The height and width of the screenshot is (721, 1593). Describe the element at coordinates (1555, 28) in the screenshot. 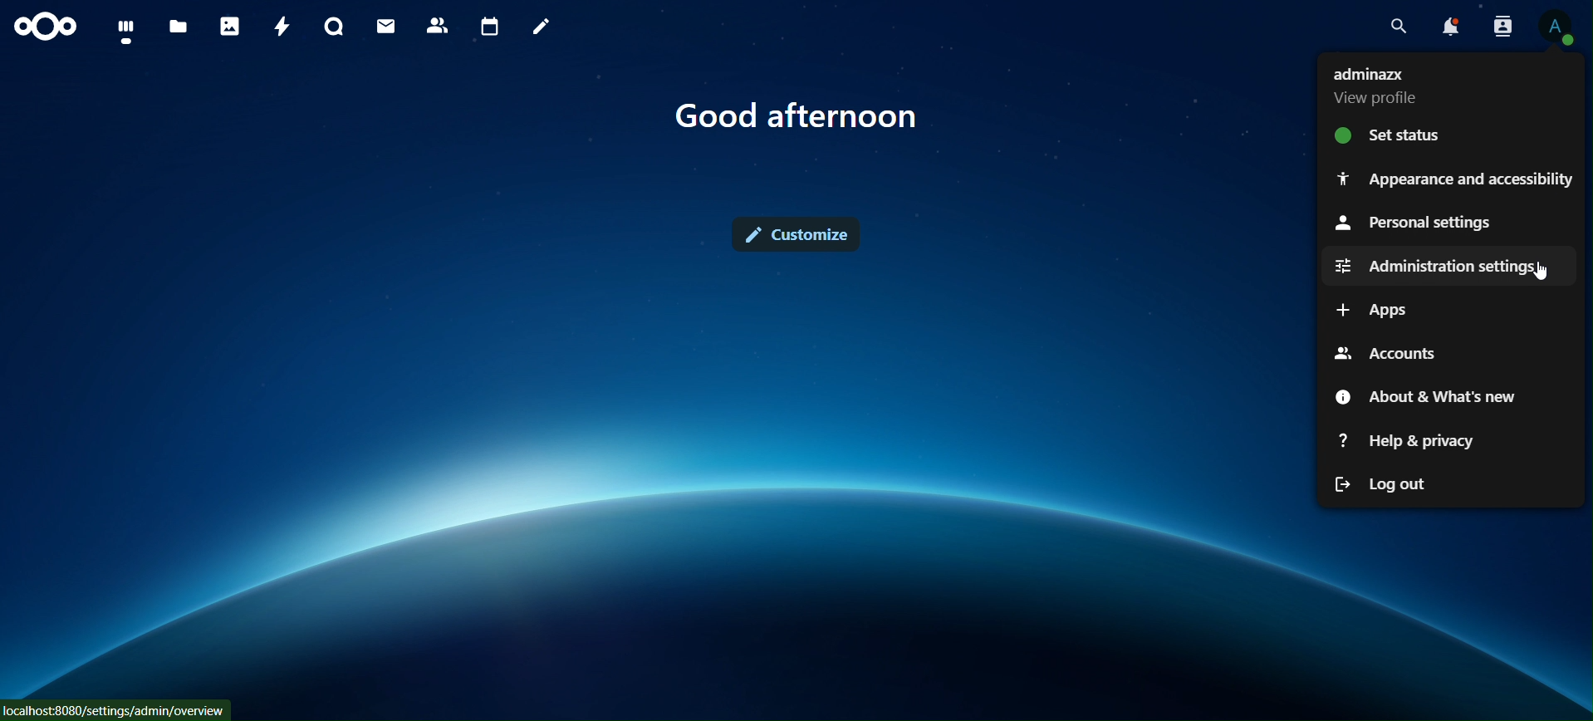

I see `view profile` at that location.